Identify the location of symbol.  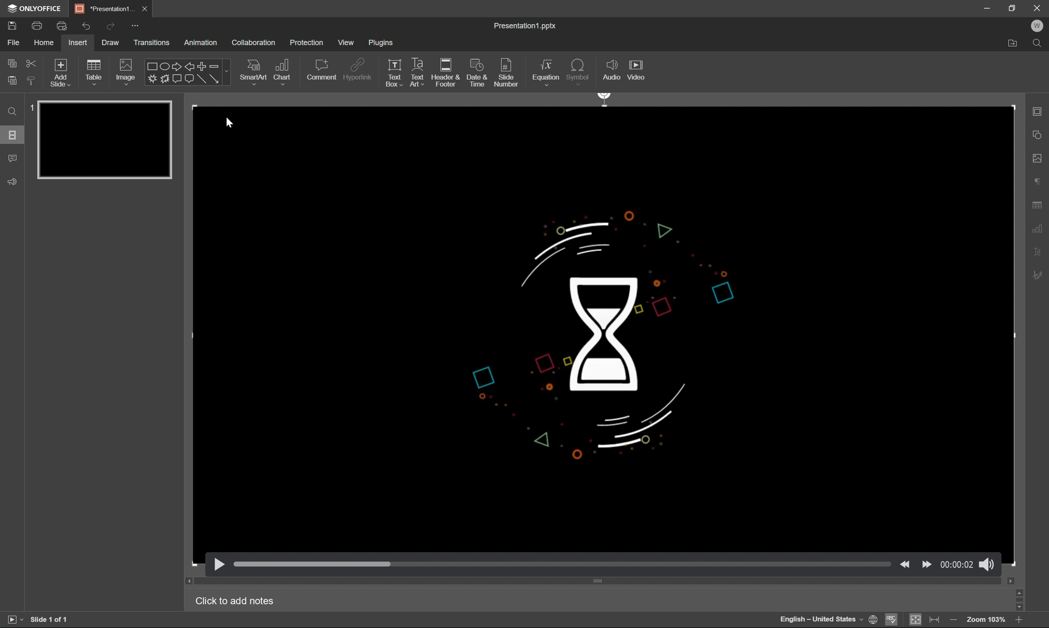
(579, 71).